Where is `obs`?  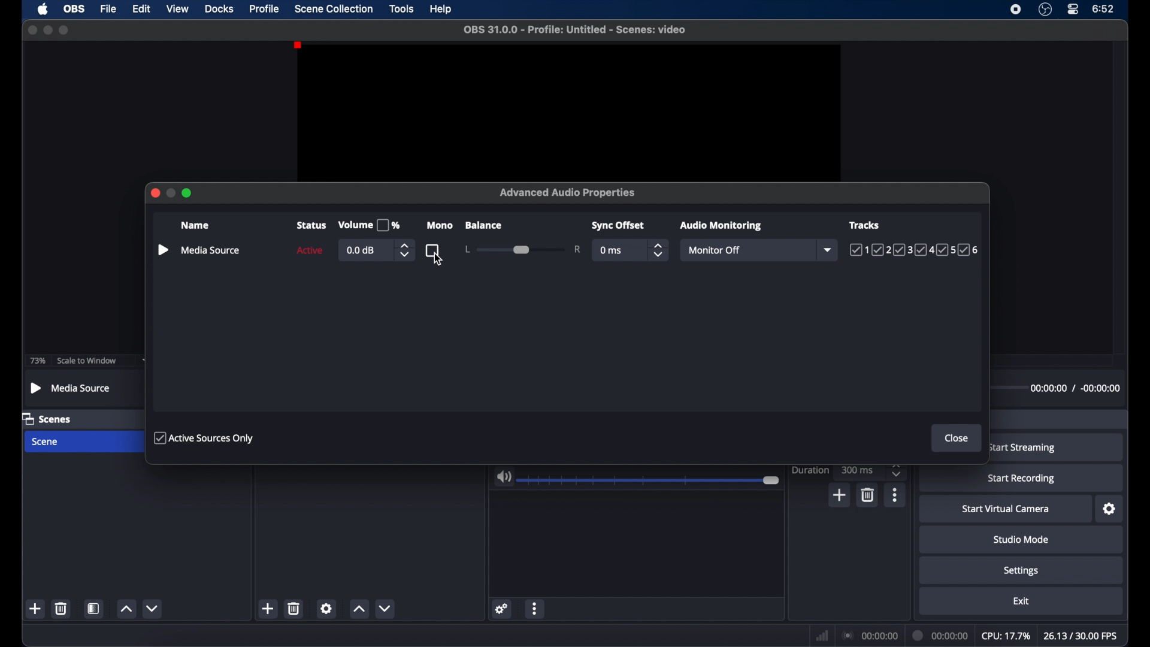
obs is located at coordinates (76, 9).